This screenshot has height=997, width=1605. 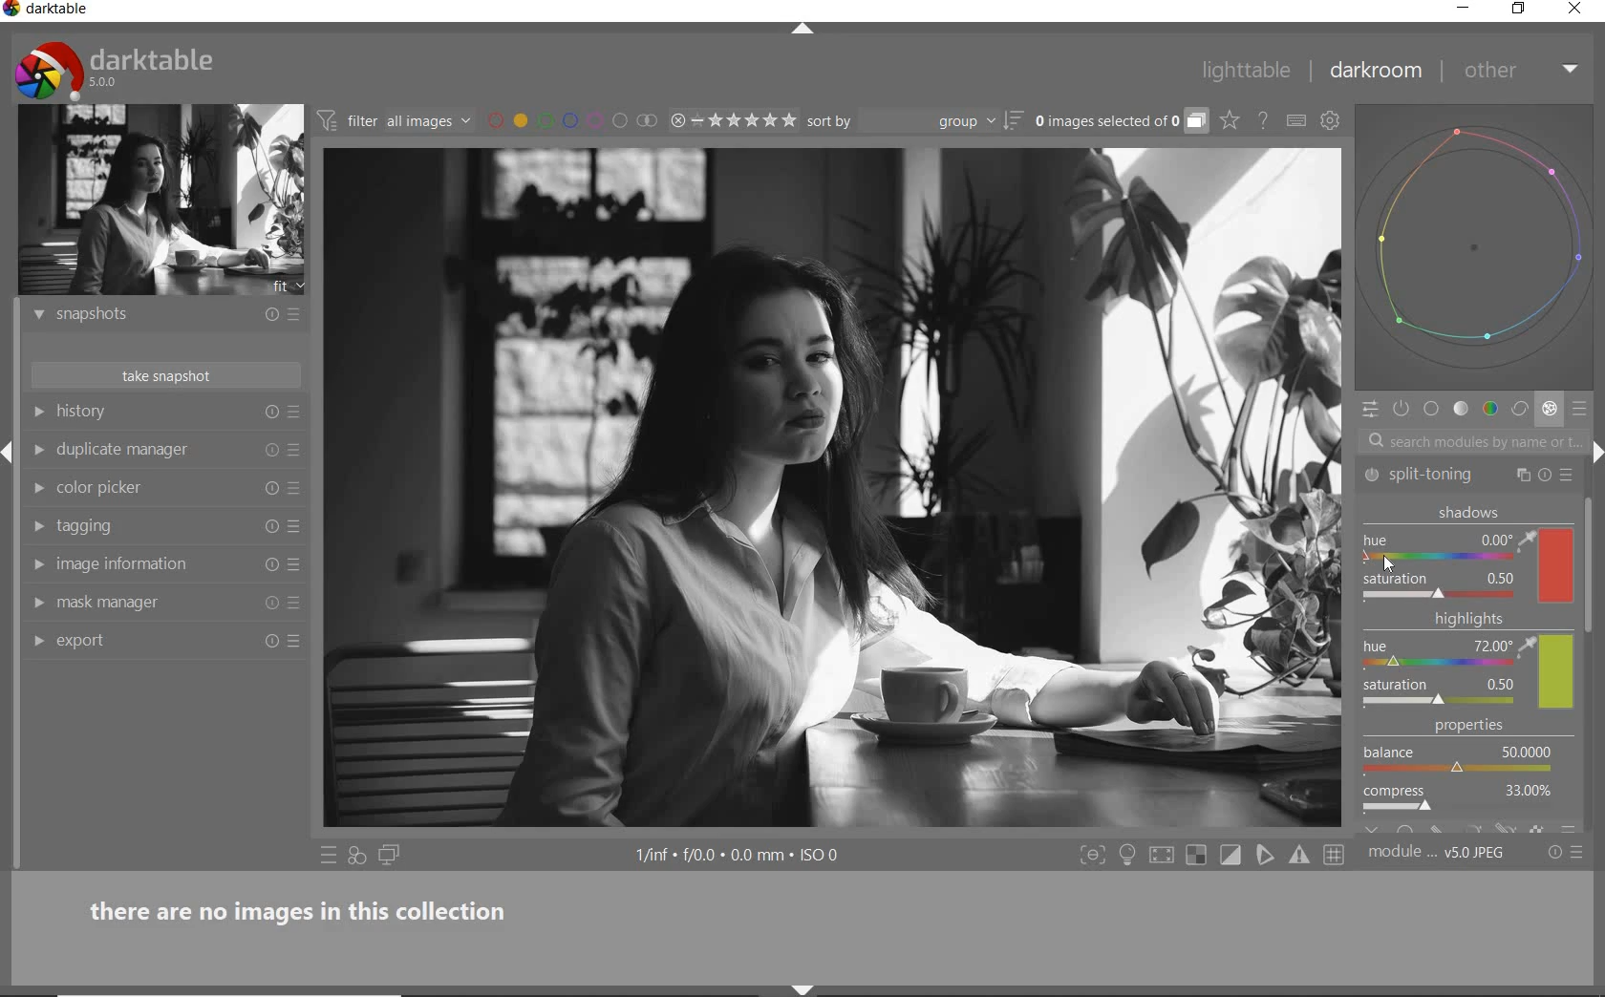 What do you see at coordinates (152, 602) in the screenshot?
I see `mask manager` at bounding box center [152, 602].